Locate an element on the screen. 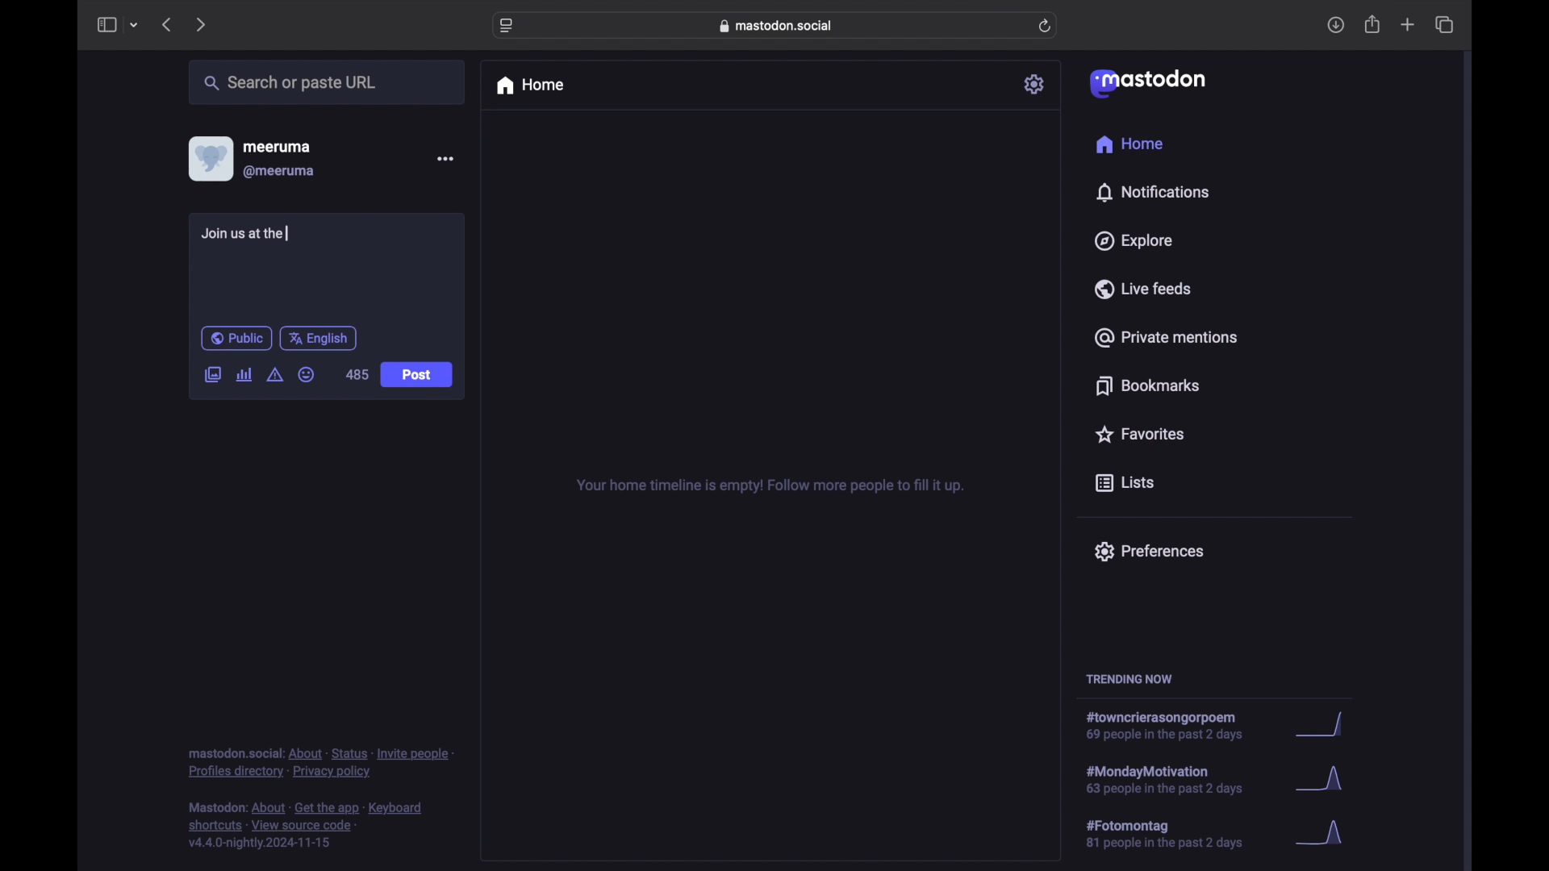 Image resolution: width=1549 pixels, height=871 pixels. graph is located at coordinates (1324, 782).